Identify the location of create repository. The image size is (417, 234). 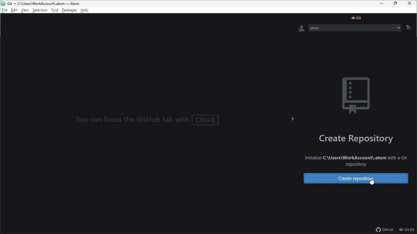
(356, 178).